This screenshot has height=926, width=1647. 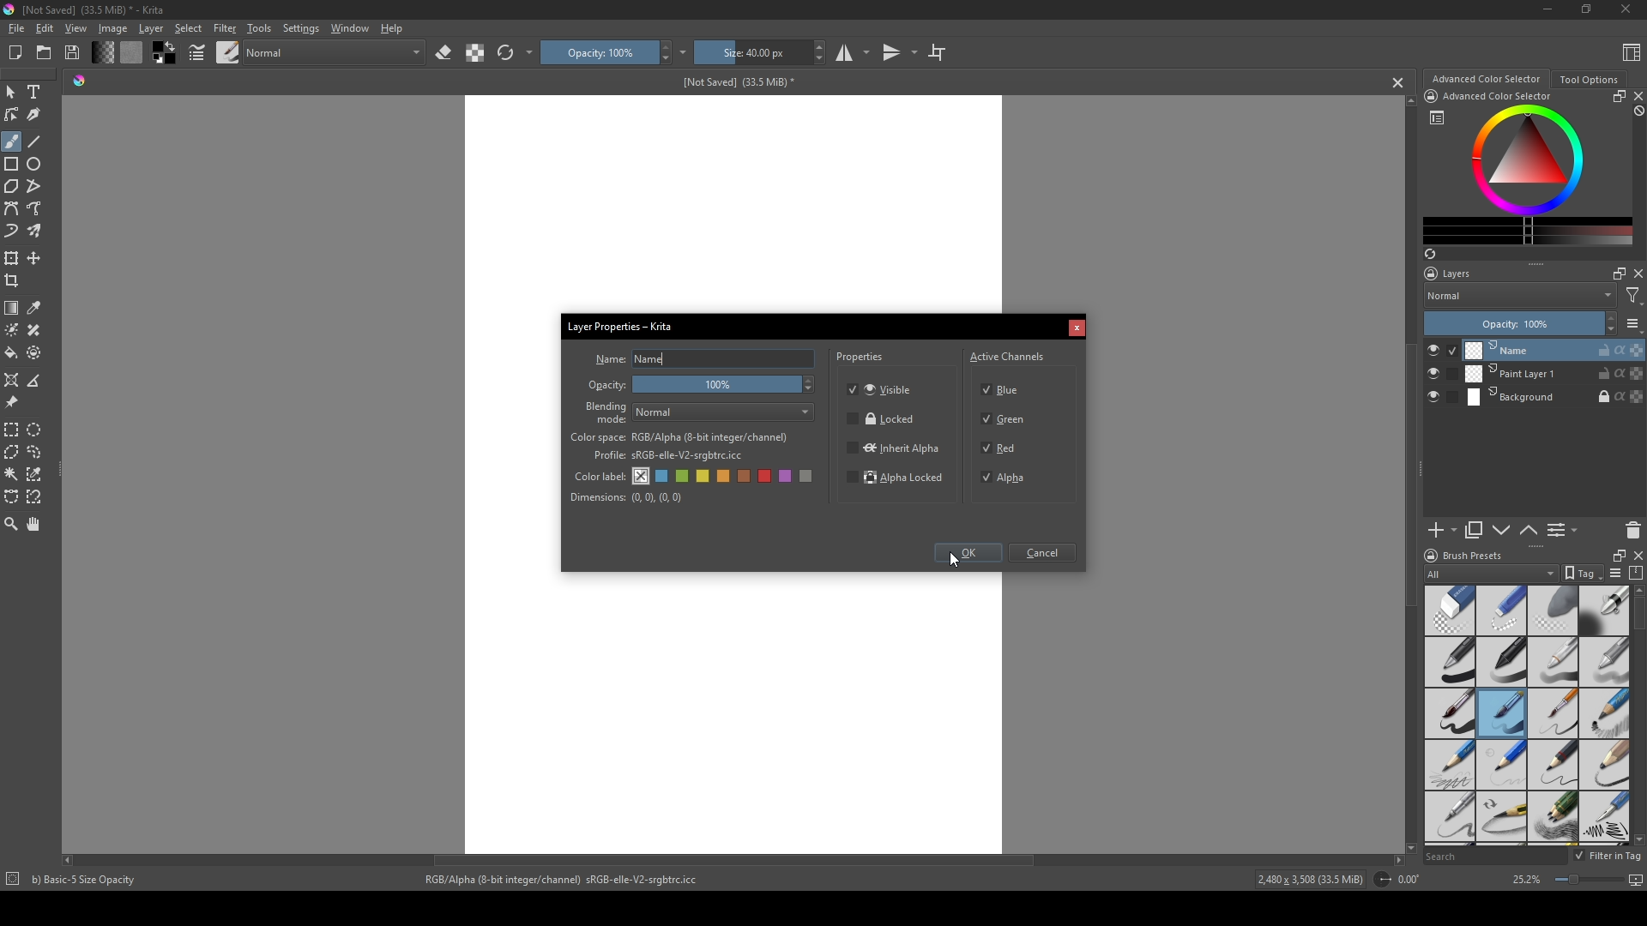 What do you see at coordinates (224, 28) in the screenshot?
I see `Filter` at bounding box center [224, 28].